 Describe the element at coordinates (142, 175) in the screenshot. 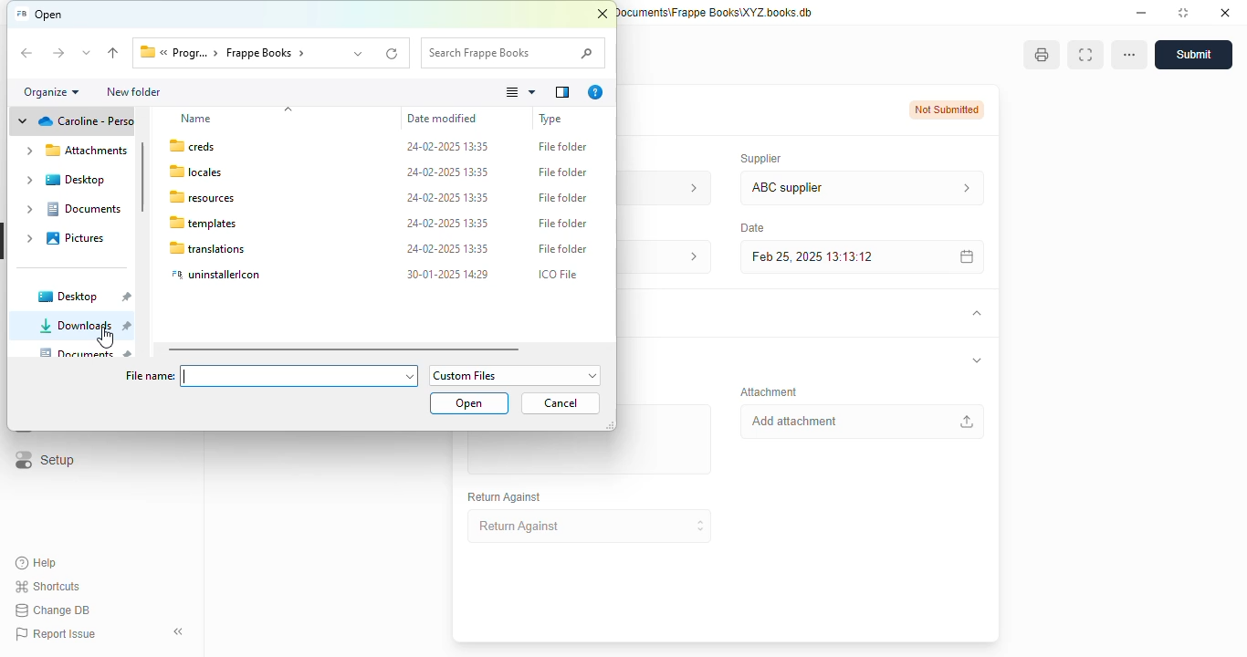

I see `scroll bar` at that location.